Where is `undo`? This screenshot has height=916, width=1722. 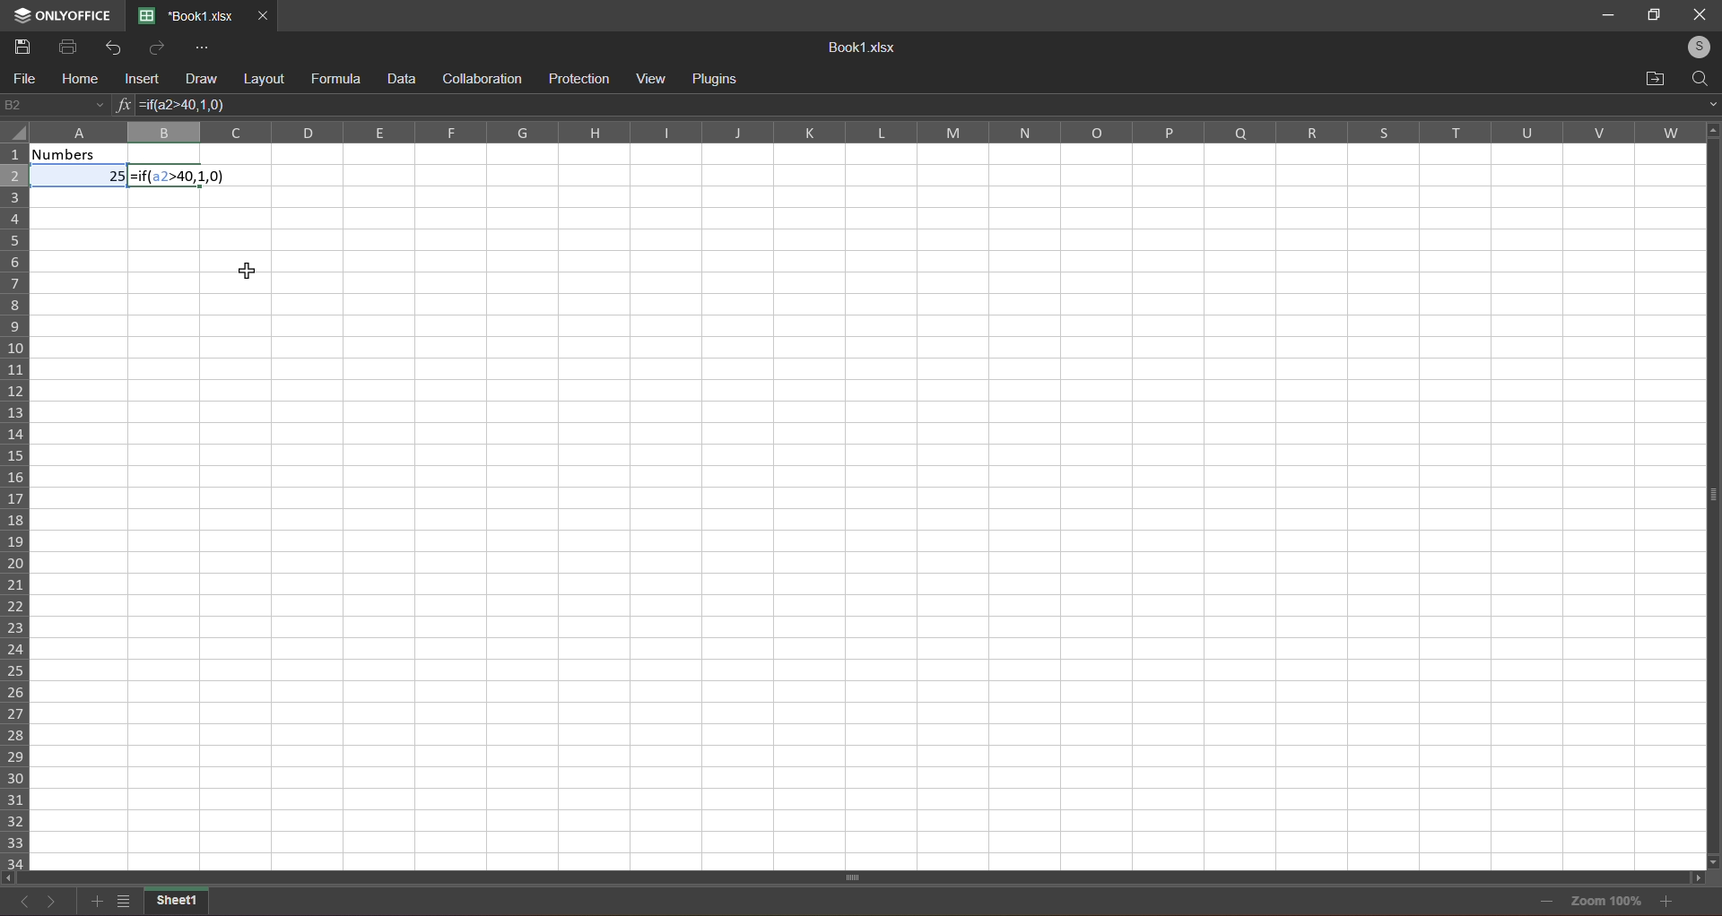 undo is located at coordinates (109, 46).